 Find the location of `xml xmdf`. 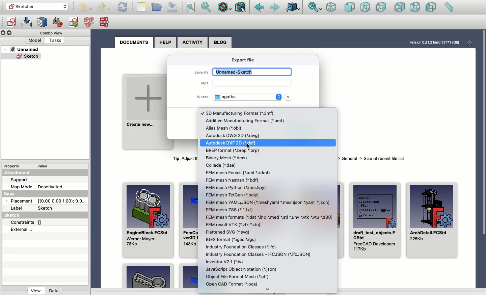

xml xmdf is located at coordinates (239, 172).